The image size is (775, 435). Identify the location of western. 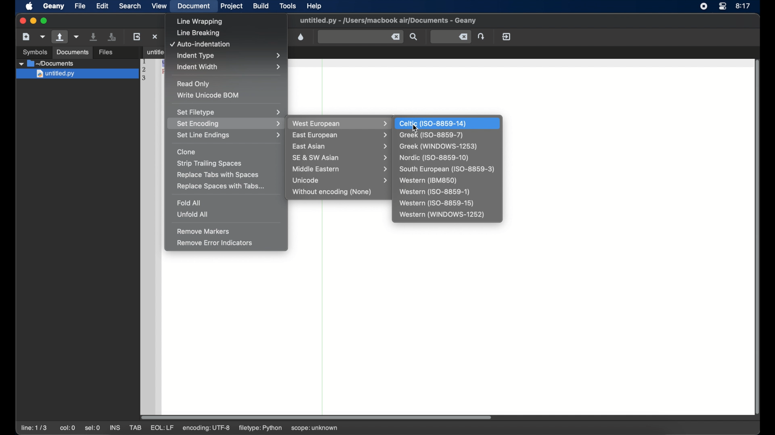
(442, 215).